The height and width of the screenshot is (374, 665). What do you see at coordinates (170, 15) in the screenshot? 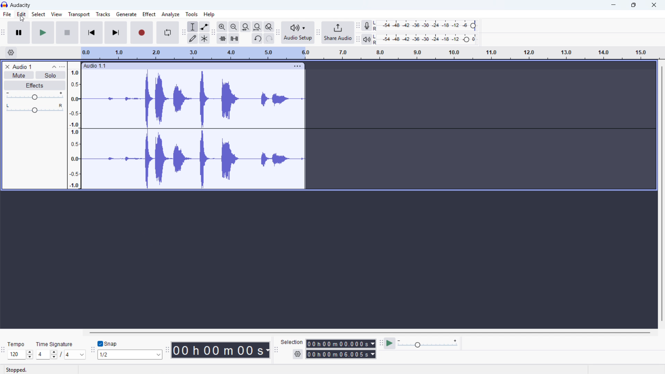
I see `analyze` at bounding box center [170, 15].